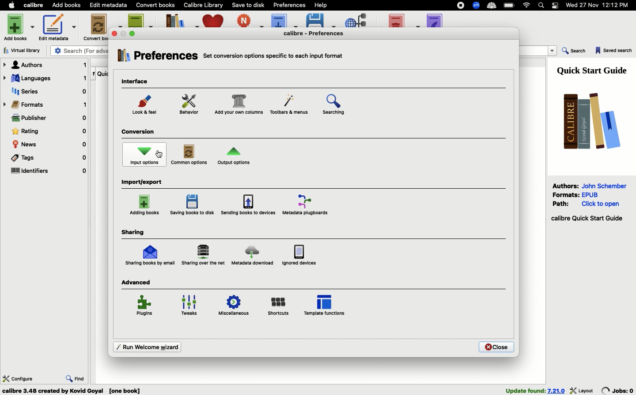 This screenshot has width=636, height=395. Describe the element at coordinates (35, 5) in the screenshot. I see `Calibre` at that location.